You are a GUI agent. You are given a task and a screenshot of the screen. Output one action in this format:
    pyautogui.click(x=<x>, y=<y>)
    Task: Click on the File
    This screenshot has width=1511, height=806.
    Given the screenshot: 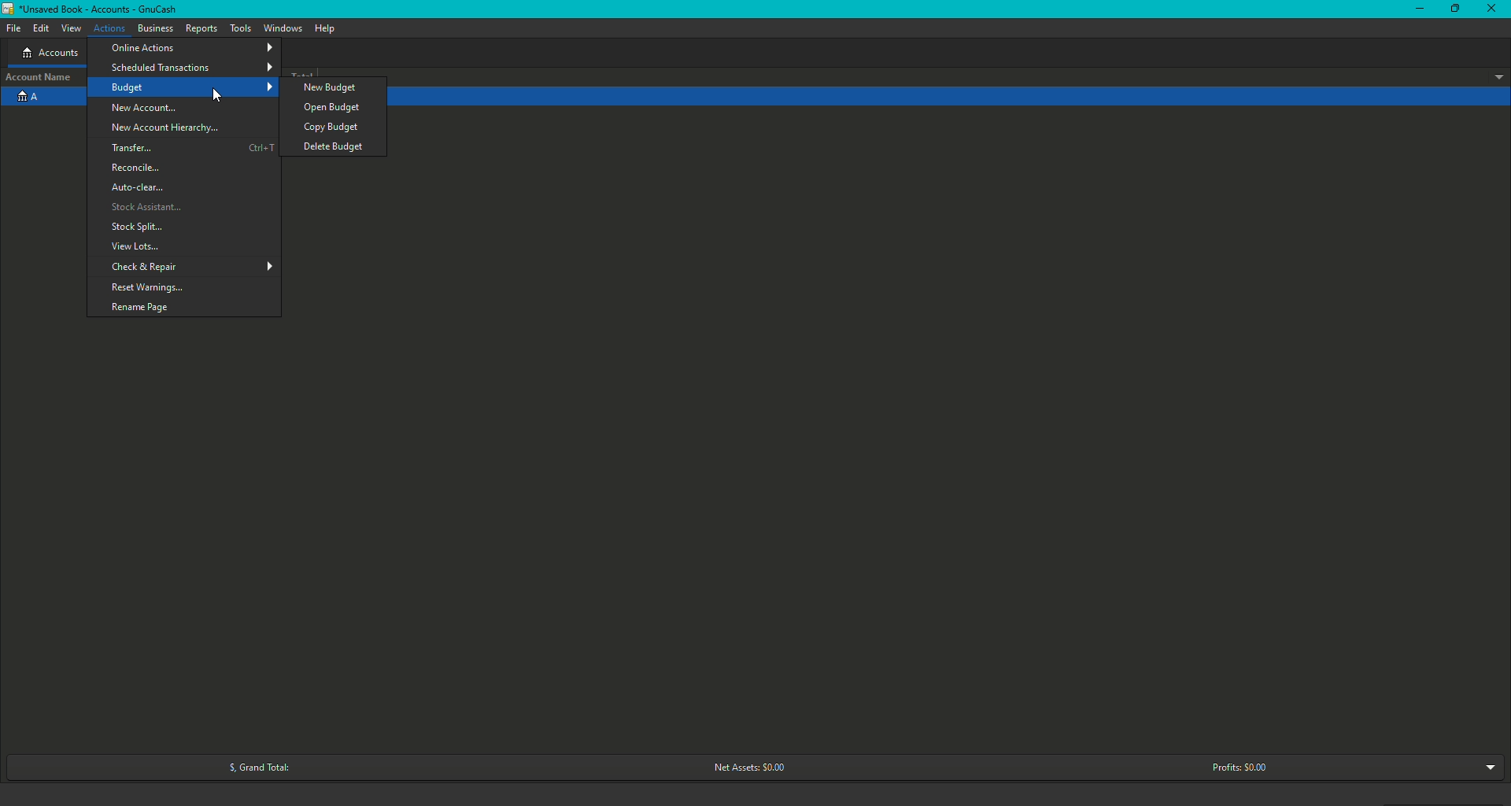 What is the action you would take?
    pyautogui.click(x=12, y=28)
    